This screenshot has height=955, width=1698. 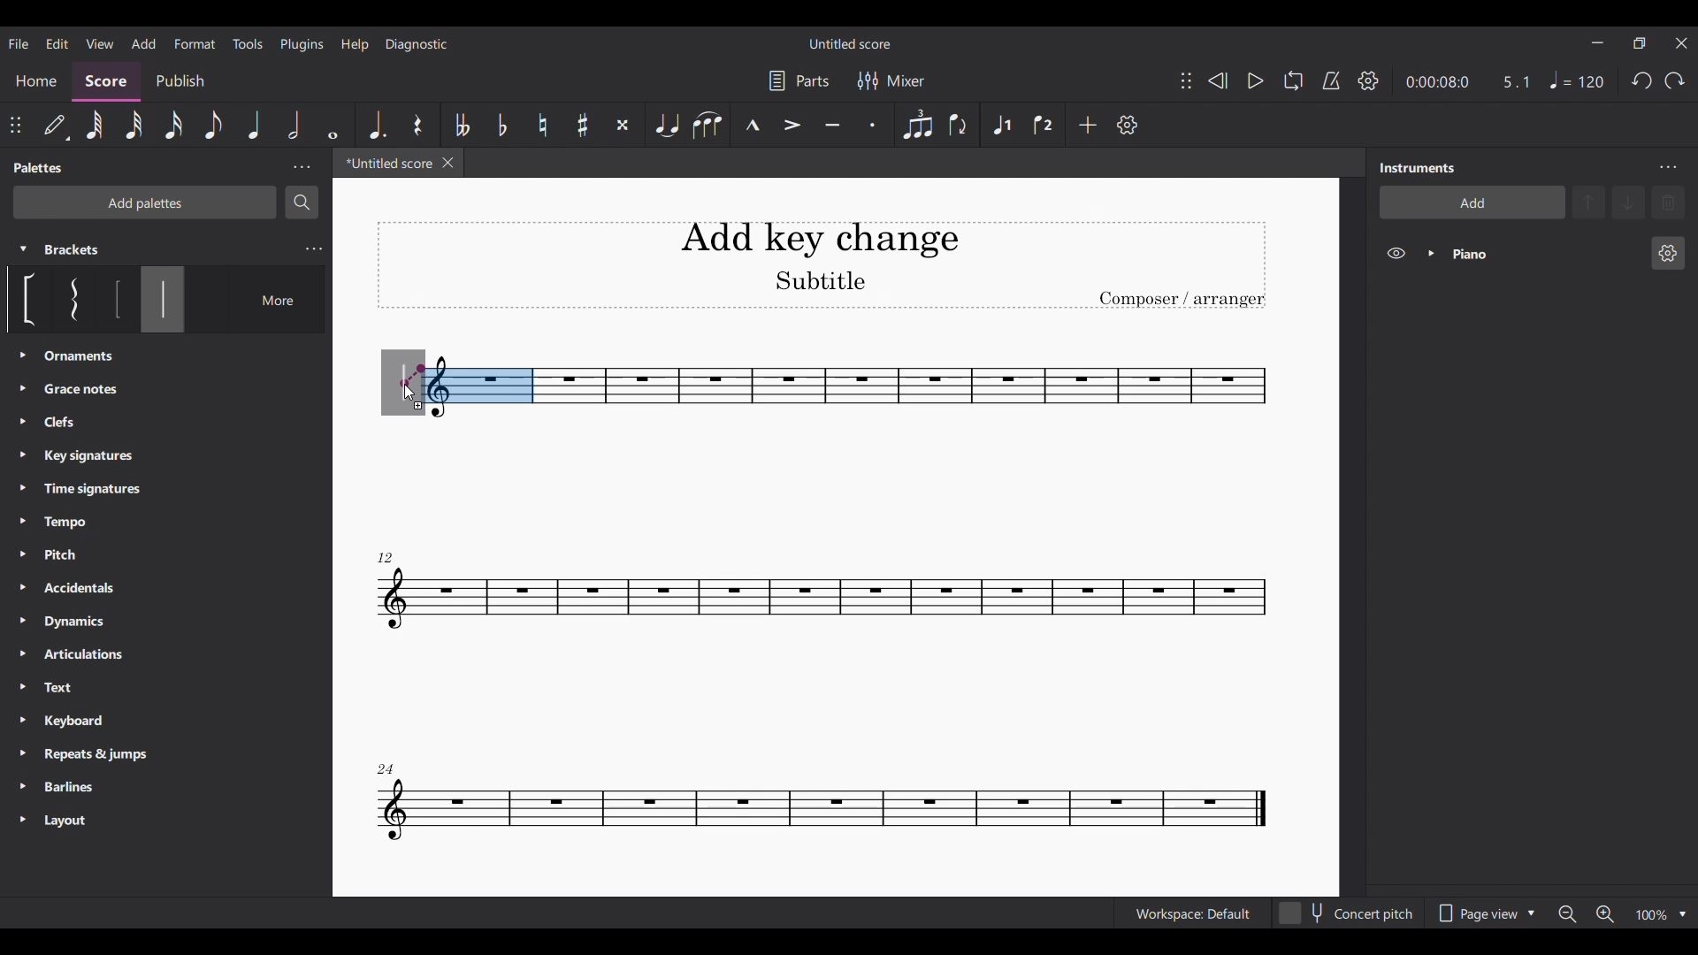 What do you see at coordinates (215, 125) in the screenshot?
I see `8th note` at bounding box center [215, 125].